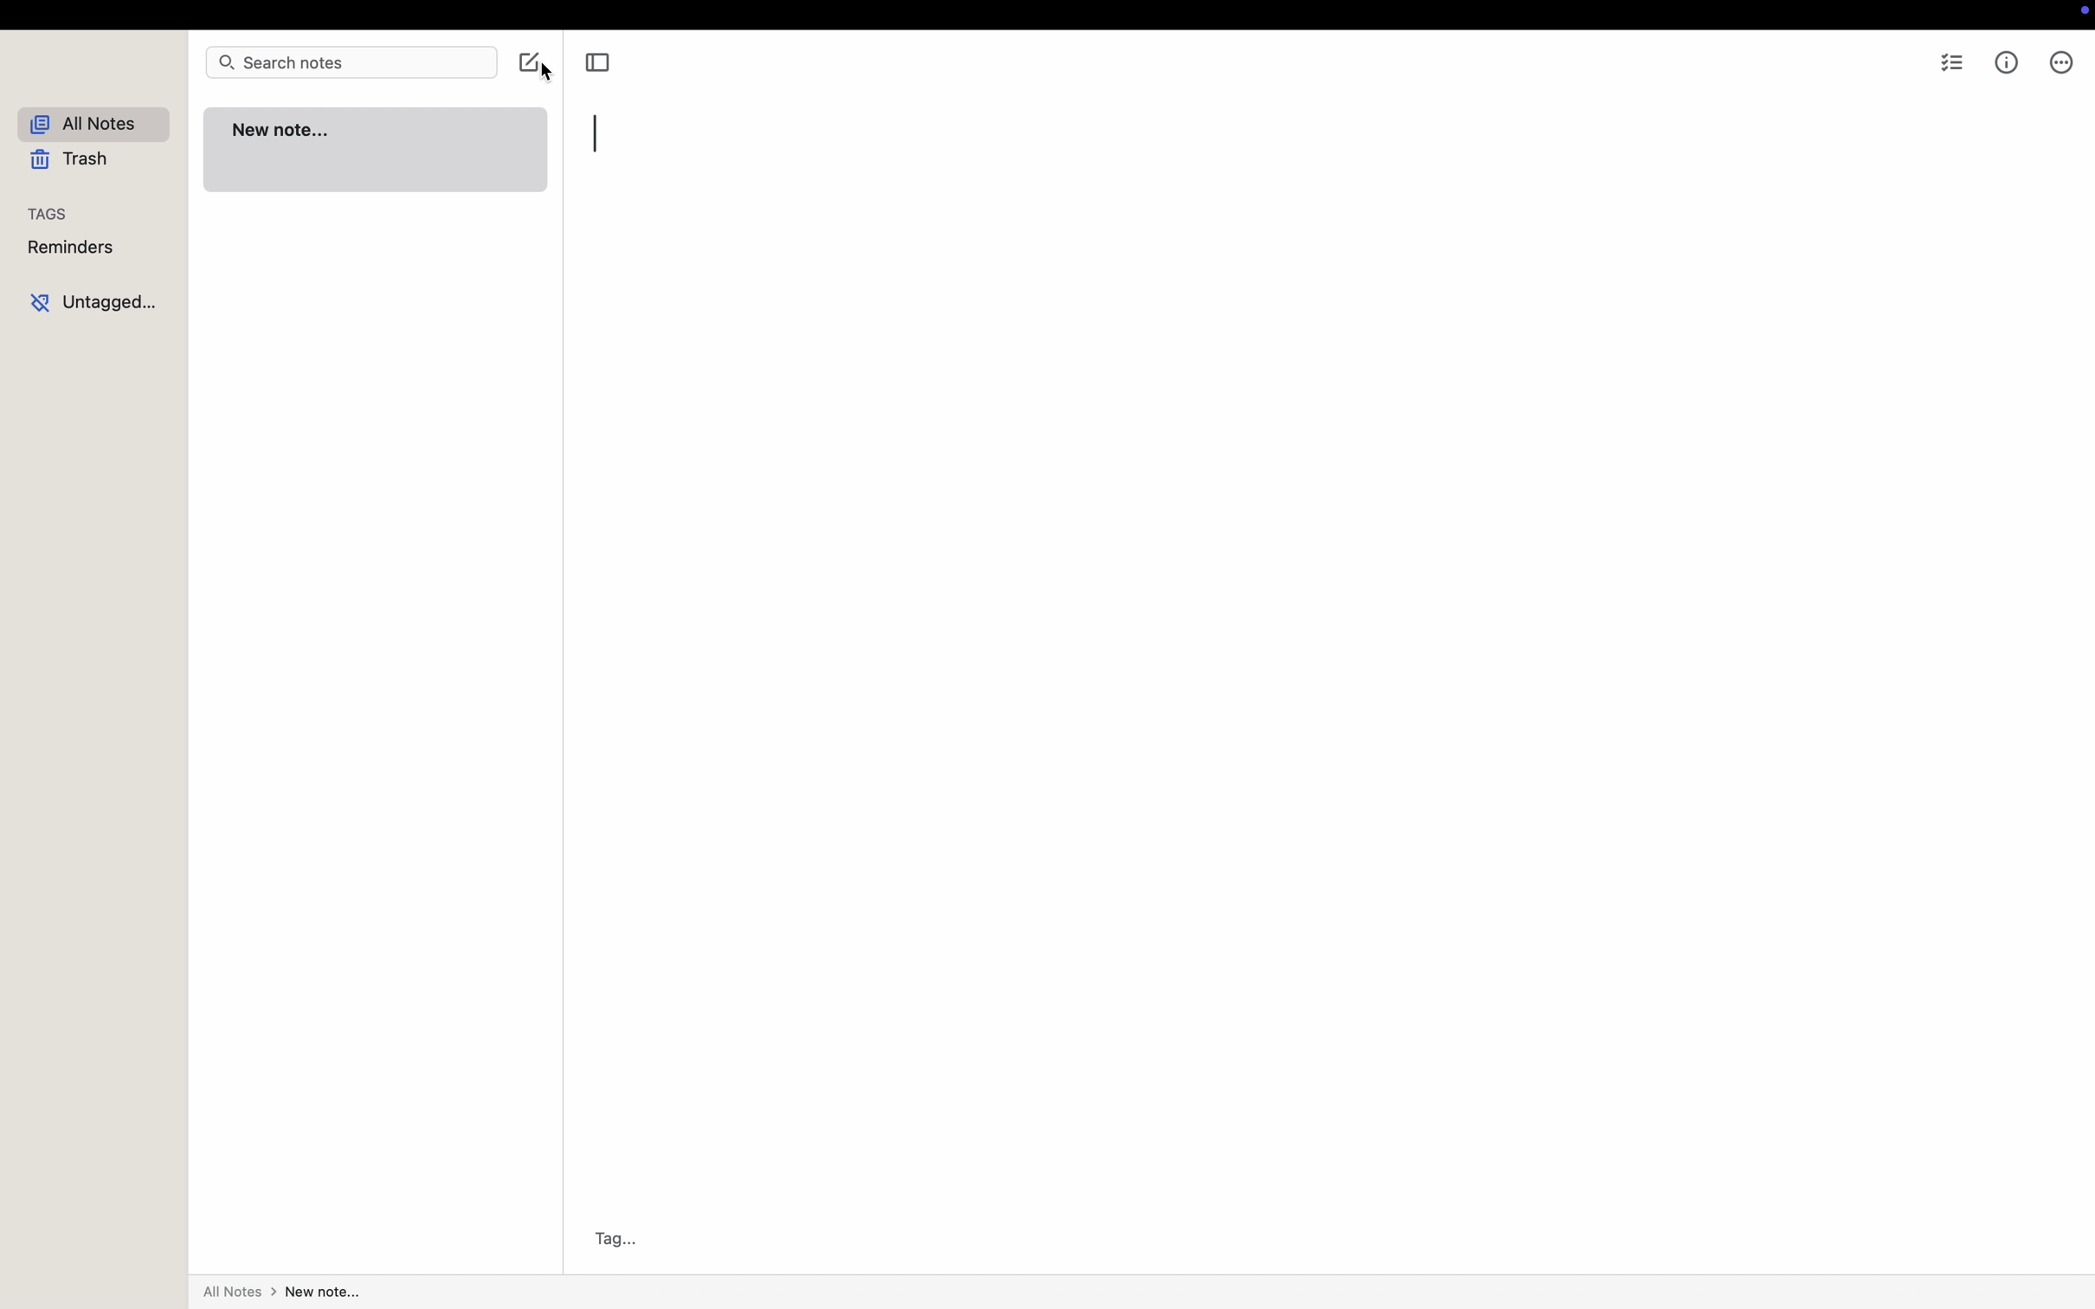 The height and width of the screenshot is (1309, 2095). Describe the element at coordinates (2061, 62) in the screenshot. I see `more options` at that location.